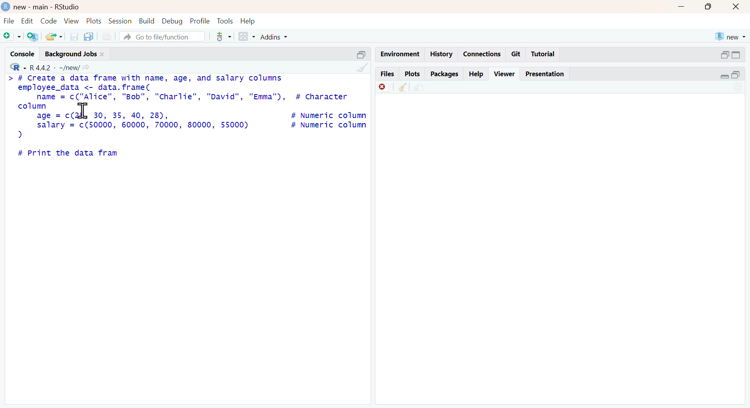  I want to click on Environment, so click(397, 52).